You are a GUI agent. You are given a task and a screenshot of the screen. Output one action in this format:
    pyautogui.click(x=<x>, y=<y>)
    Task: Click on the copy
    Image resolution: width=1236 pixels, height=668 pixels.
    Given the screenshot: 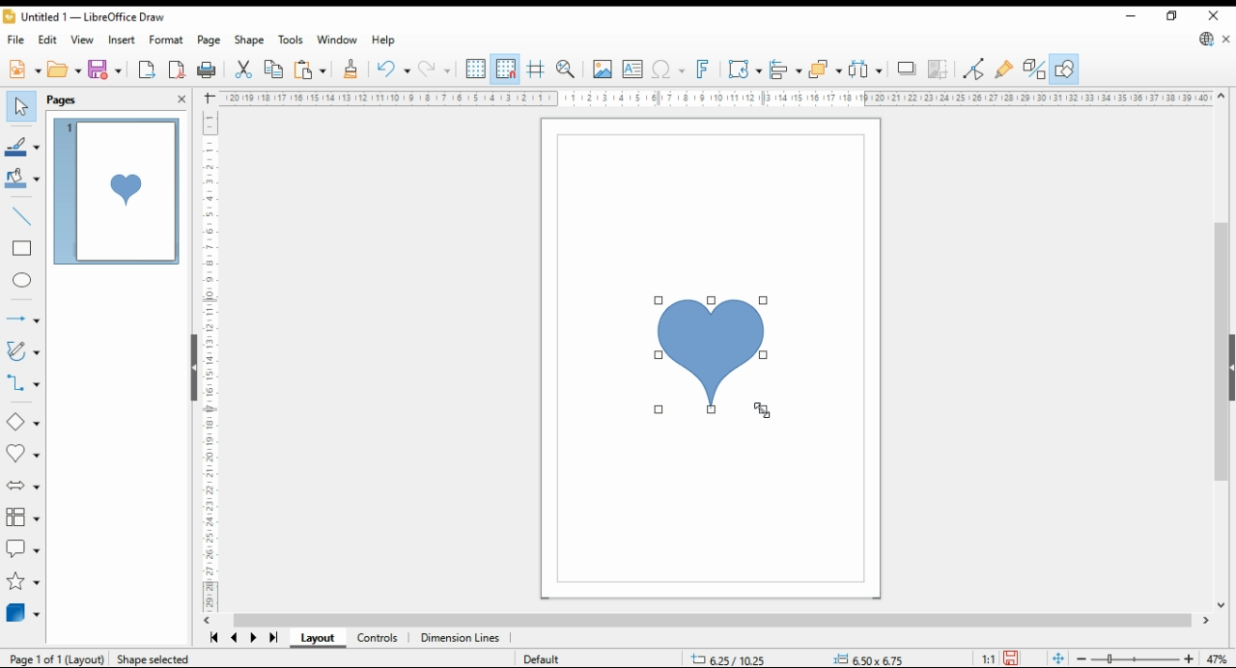 What is the action you would take?
    pyautogui.click(x=273, y=70)
    